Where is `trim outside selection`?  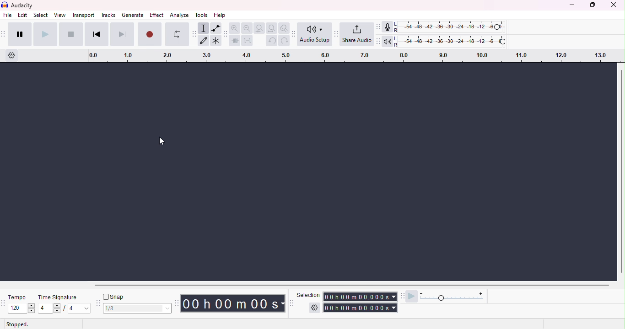
trim outside selection is located at coordinates (236, 40).